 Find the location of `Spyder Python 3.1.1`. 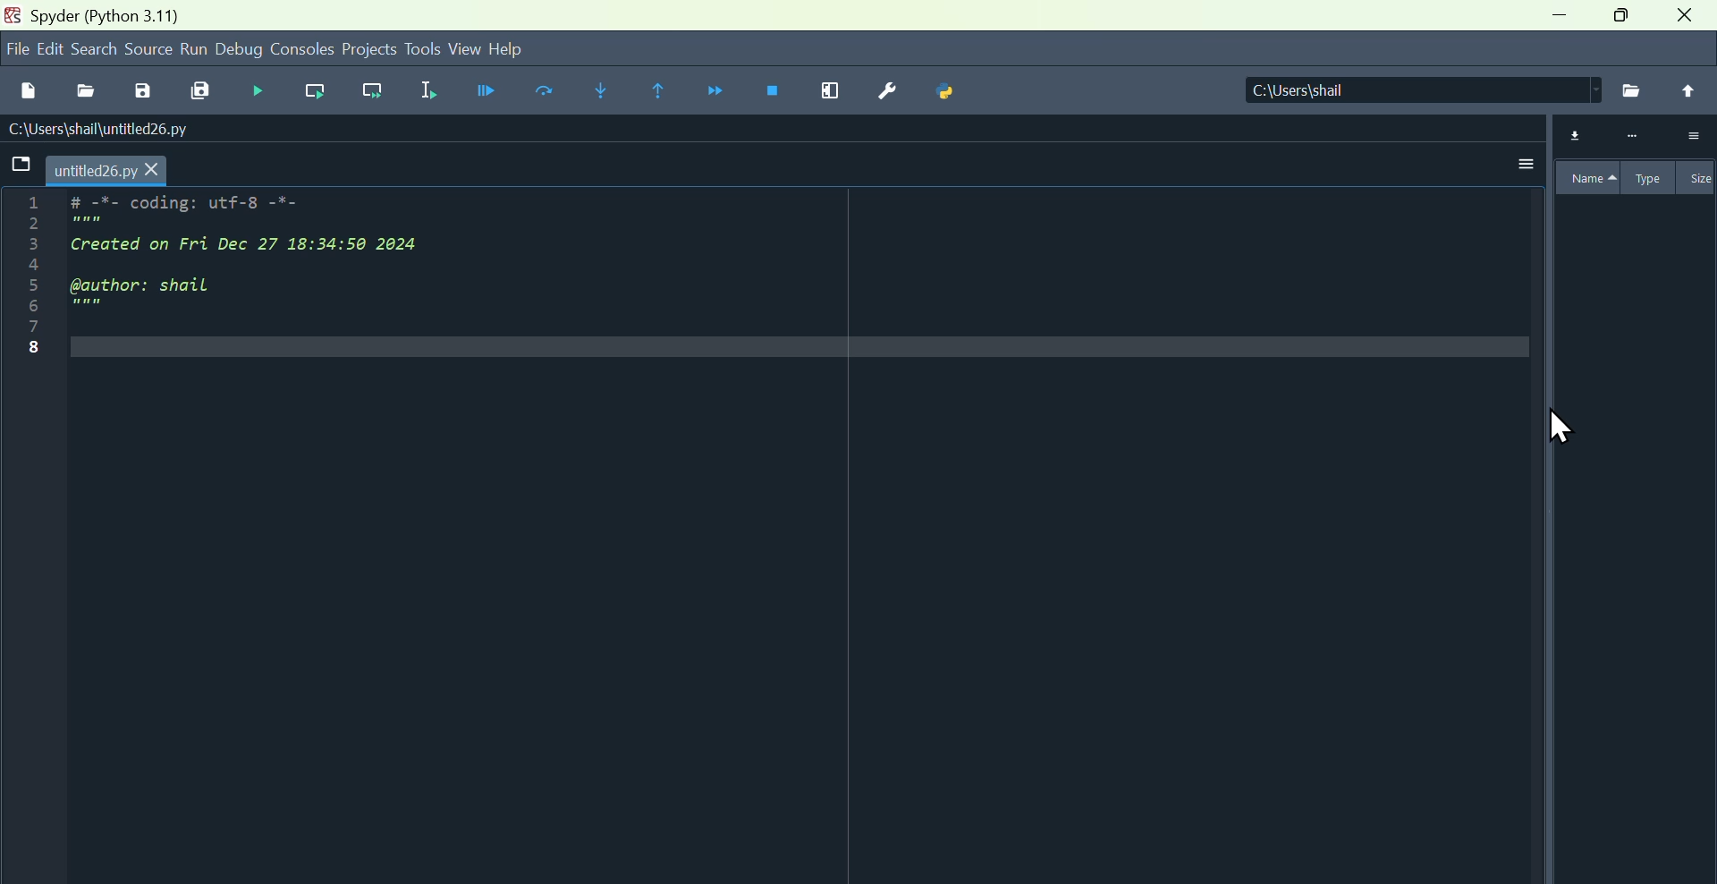

Spyder Python 3.1.1 is located at coordinates (104, 14).